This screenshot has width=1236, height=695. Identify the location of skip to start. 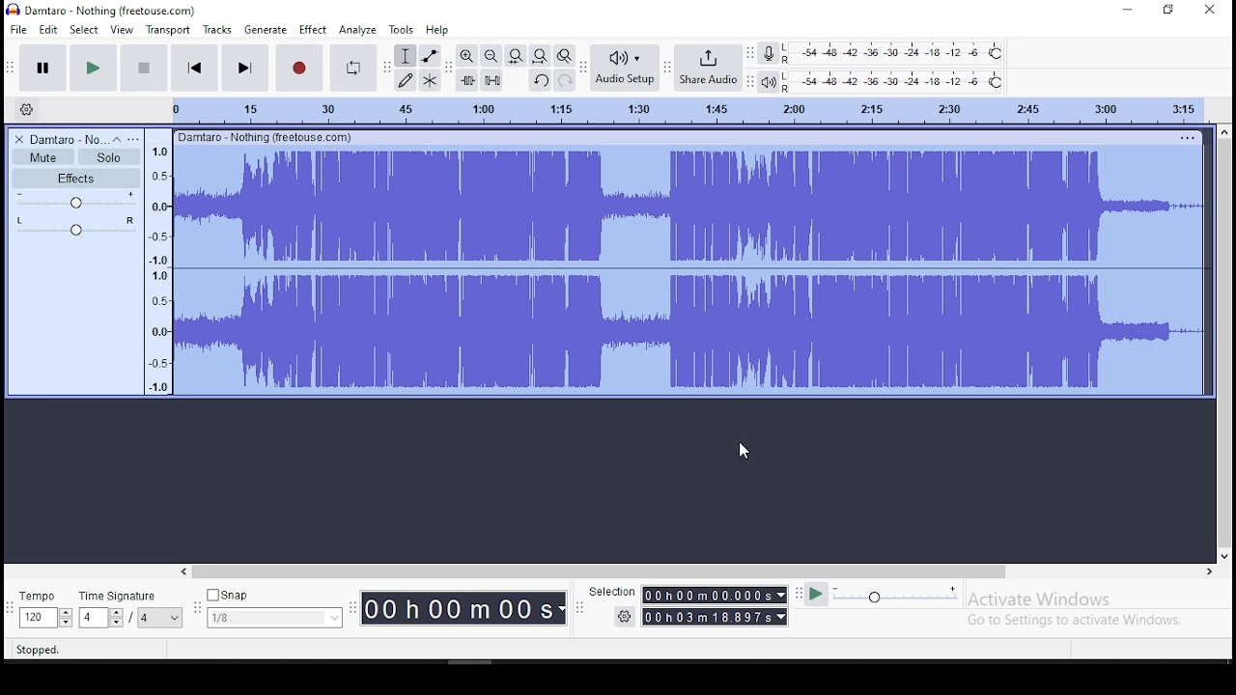
(195, 68).